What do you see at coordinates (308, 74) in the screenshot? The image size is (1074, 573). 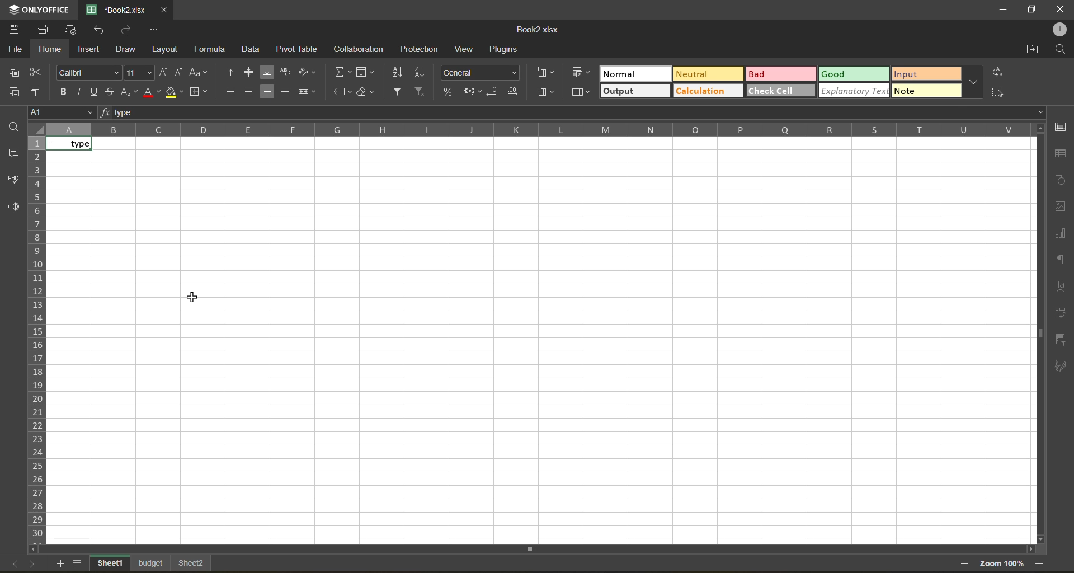 I see `orientation` at bounding box center [308, 74].